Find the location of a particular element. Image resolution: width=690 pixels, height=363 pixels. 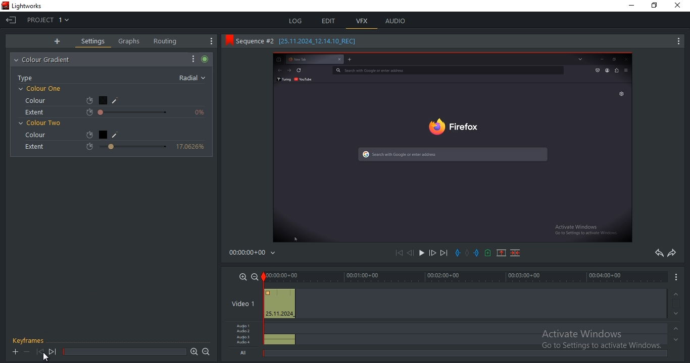

Percentage slider is located at coordinates (131, 148).